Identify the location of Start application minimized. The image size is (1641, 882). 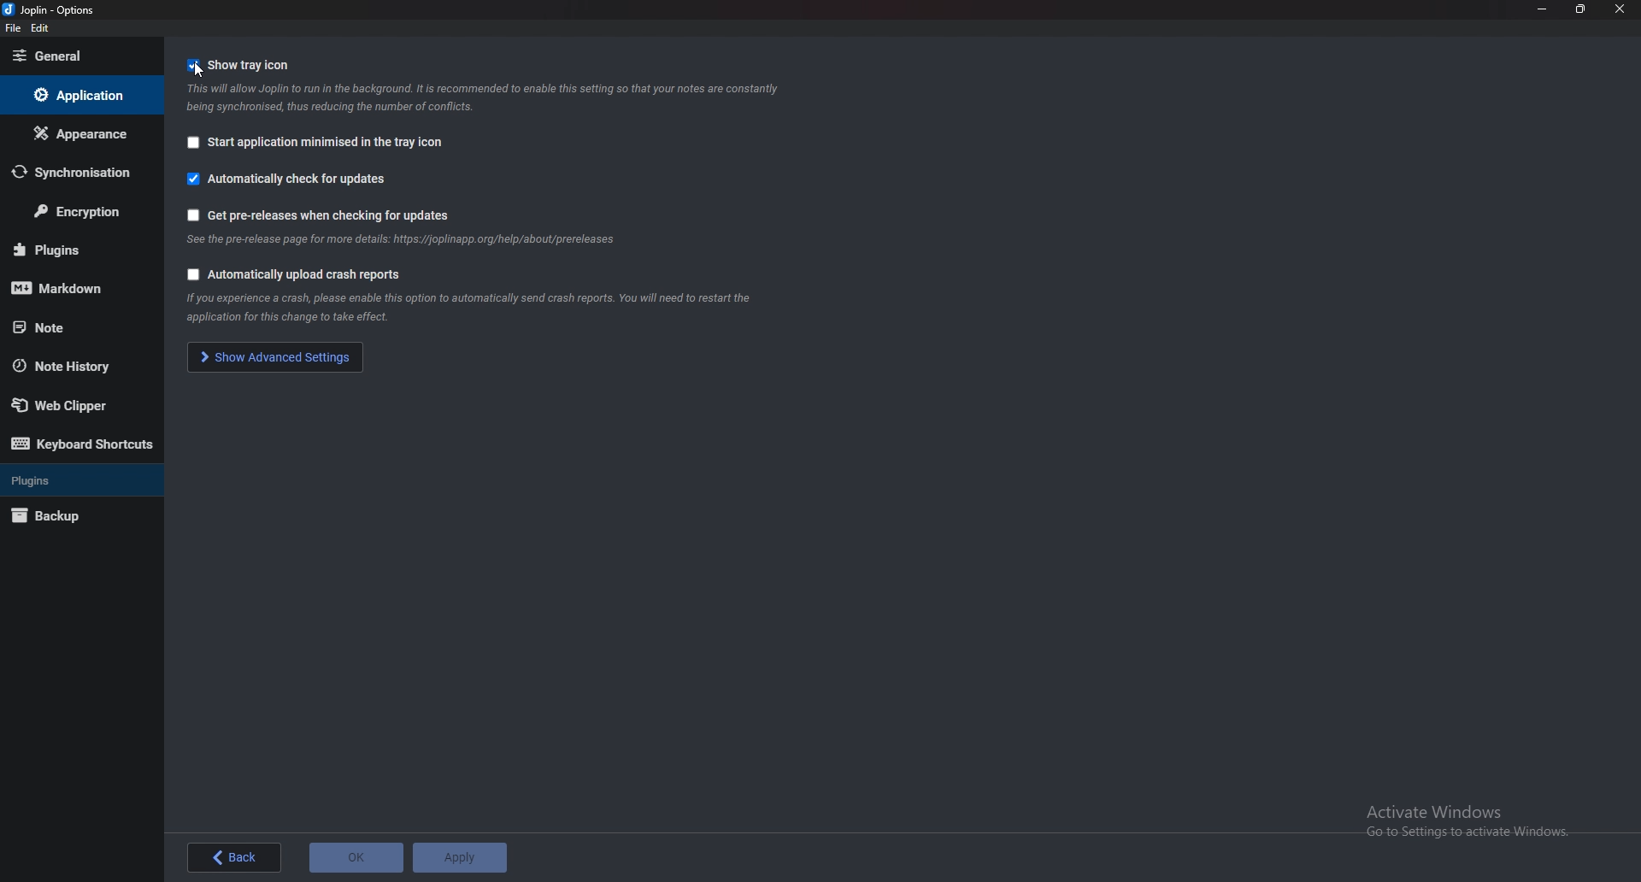
(327, 144).